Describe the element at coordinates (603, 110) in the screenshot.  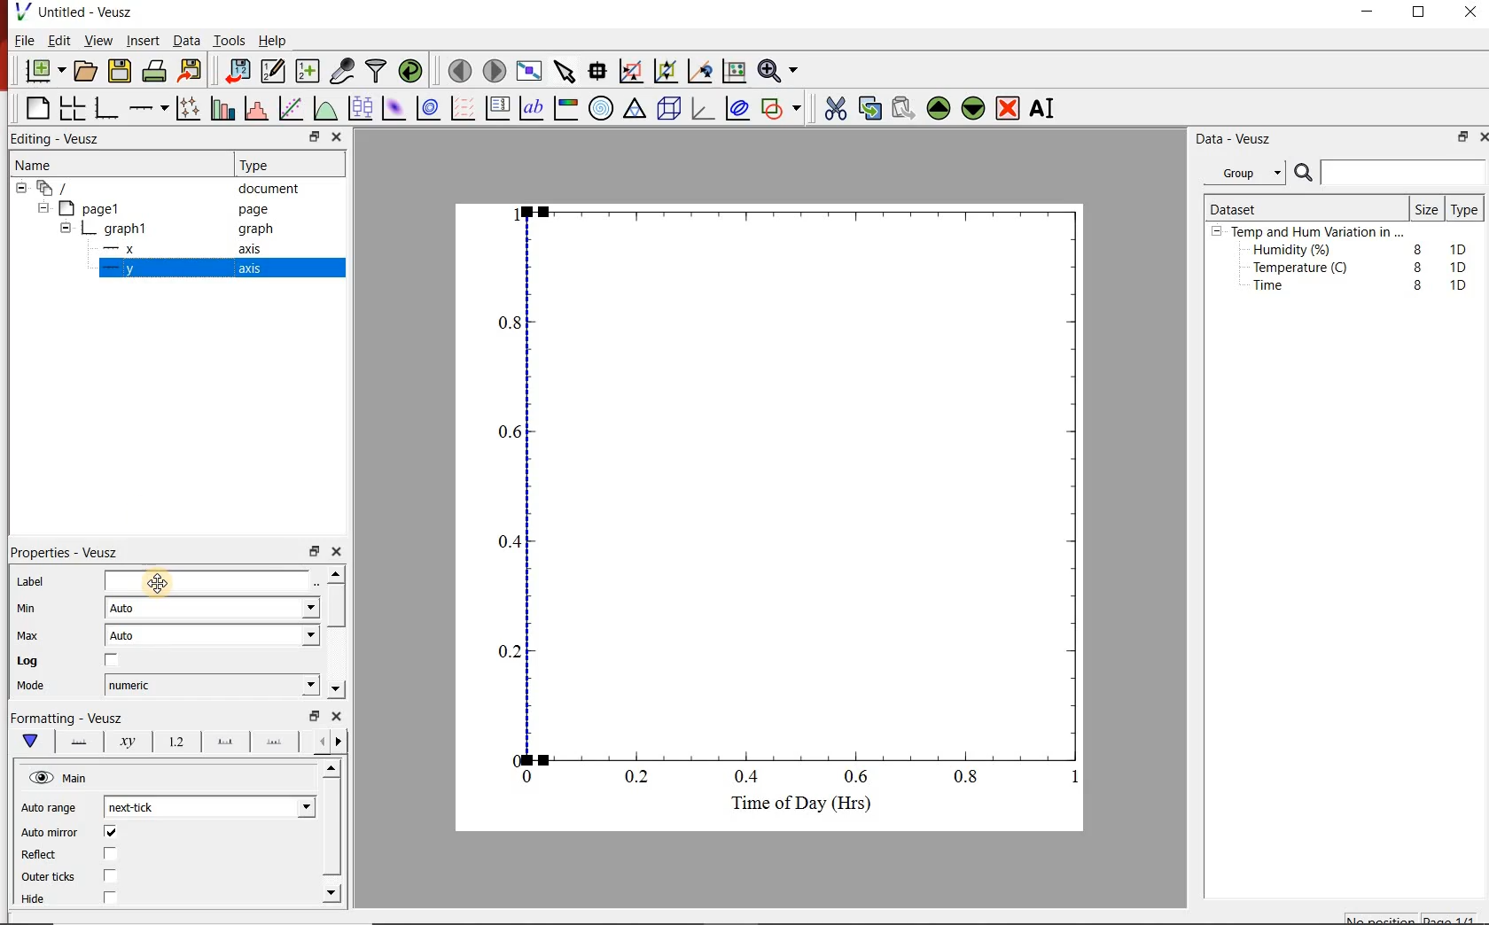
I see `polar graph` at that location.